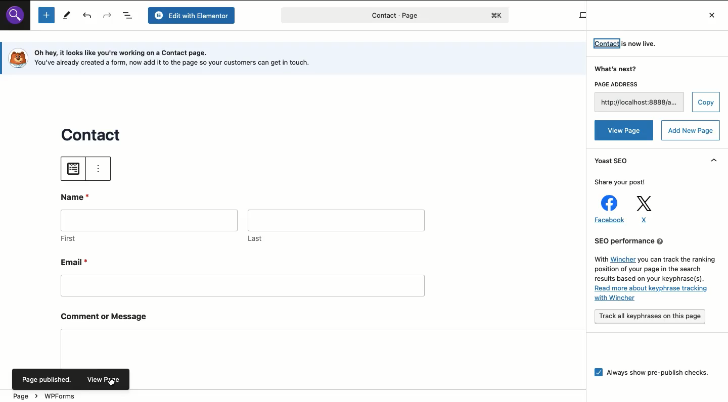 This screenshot has width=728, height=402. I want to click on Document overview, so click(129, 16).